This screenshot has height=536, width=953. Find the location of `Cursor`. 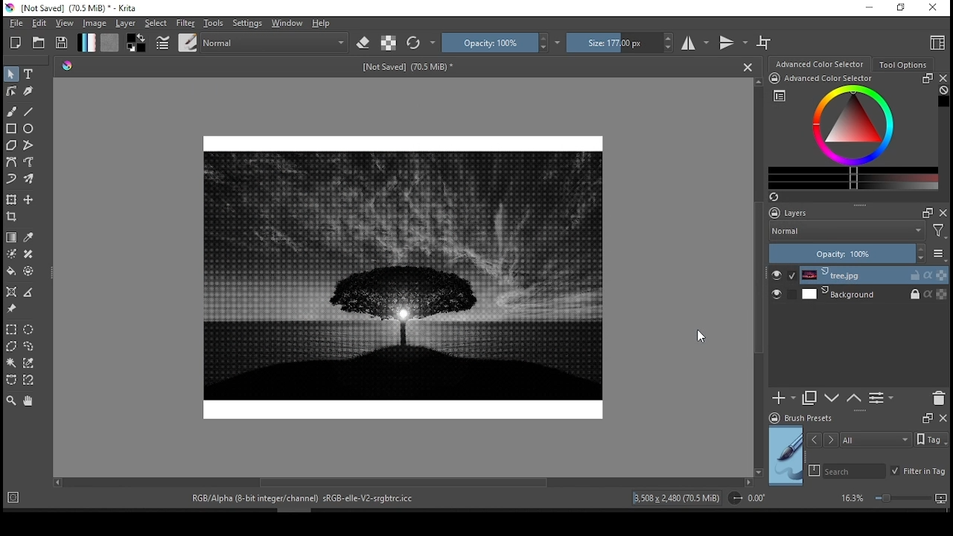

Cursor is located at coordinates (701, 336).